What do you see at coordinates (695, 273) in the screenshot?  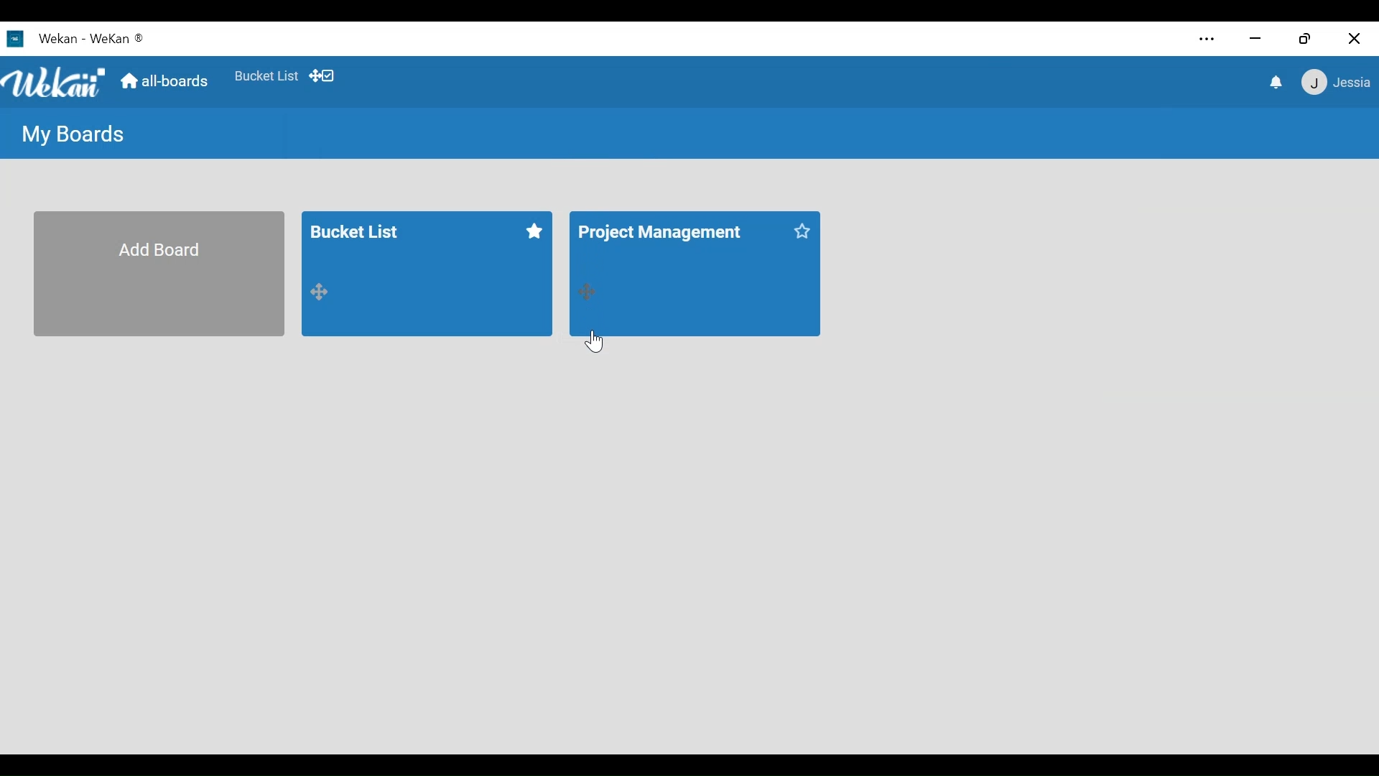 I see `board 2` at bounding box center [695, 273].